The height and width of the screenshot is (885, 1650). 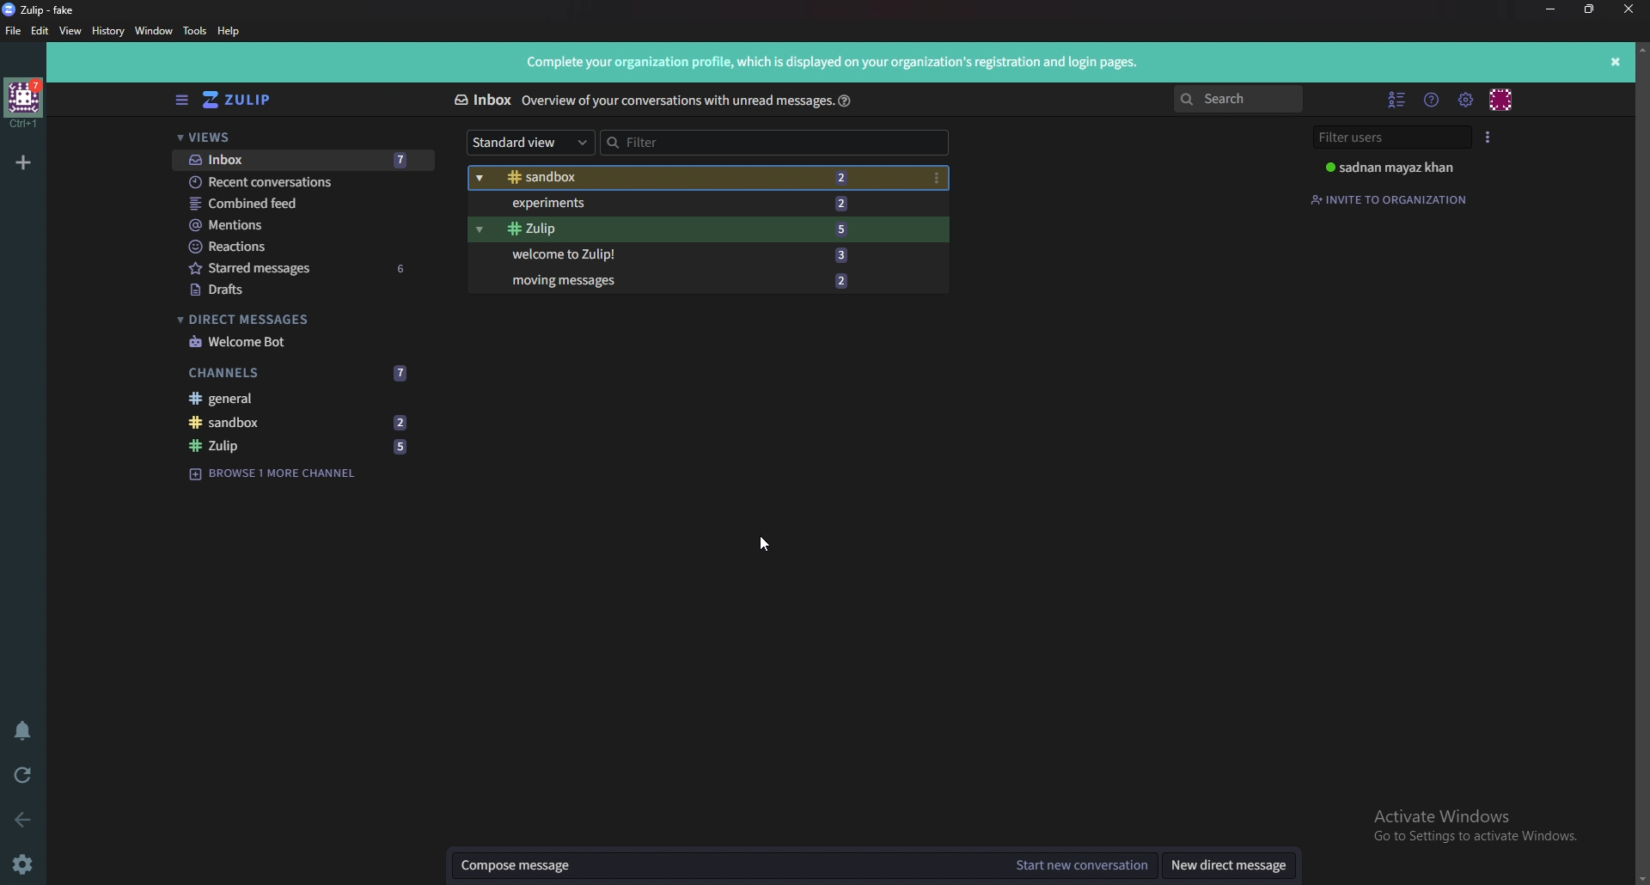 What do you see at coordinates (231, 31) in the screenshot?
I see `Help` at bounding box center [231, 31].